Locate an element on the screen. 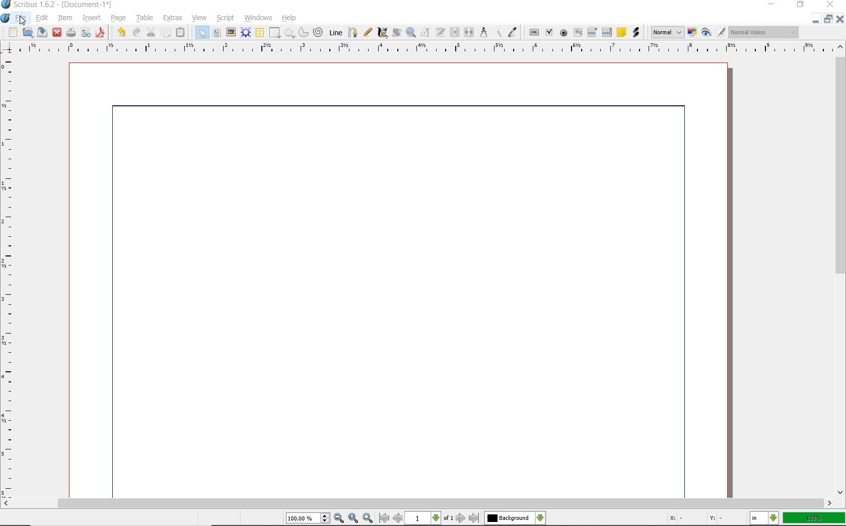  open is located at coordinates (28, 32).